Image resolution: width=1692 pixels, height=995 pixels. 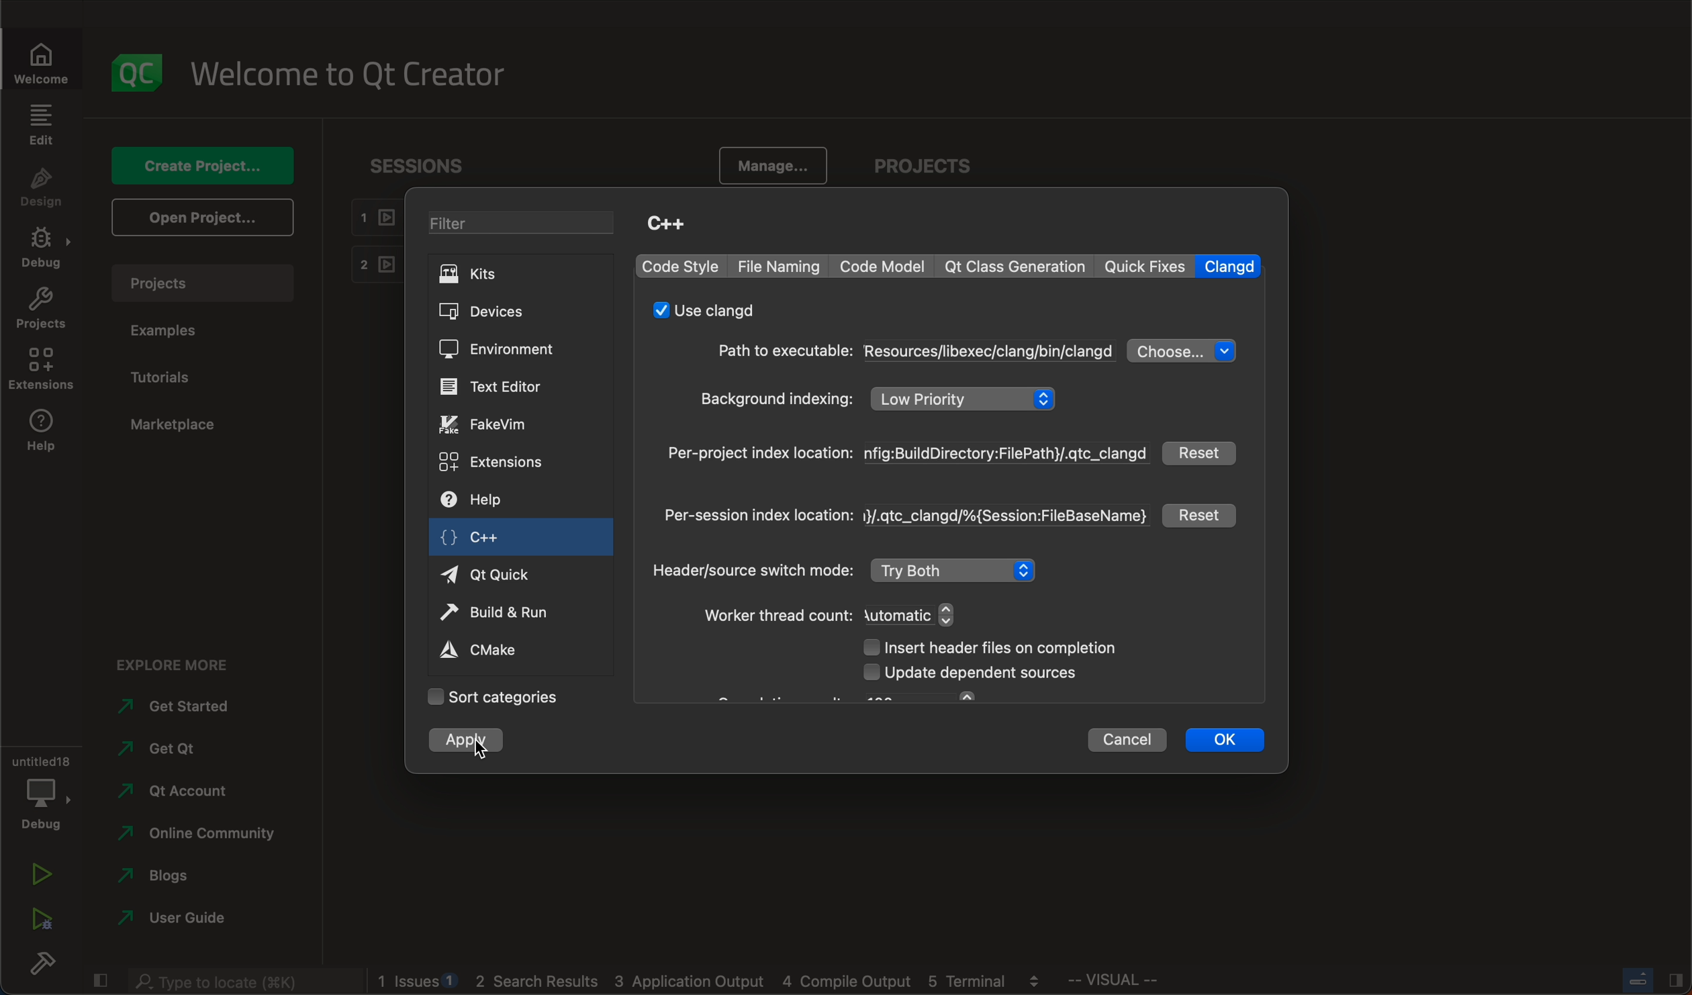 What do you see at coordinates (710, 982) in the screenshot?
I see `logs` at bounding box center [710, 982].